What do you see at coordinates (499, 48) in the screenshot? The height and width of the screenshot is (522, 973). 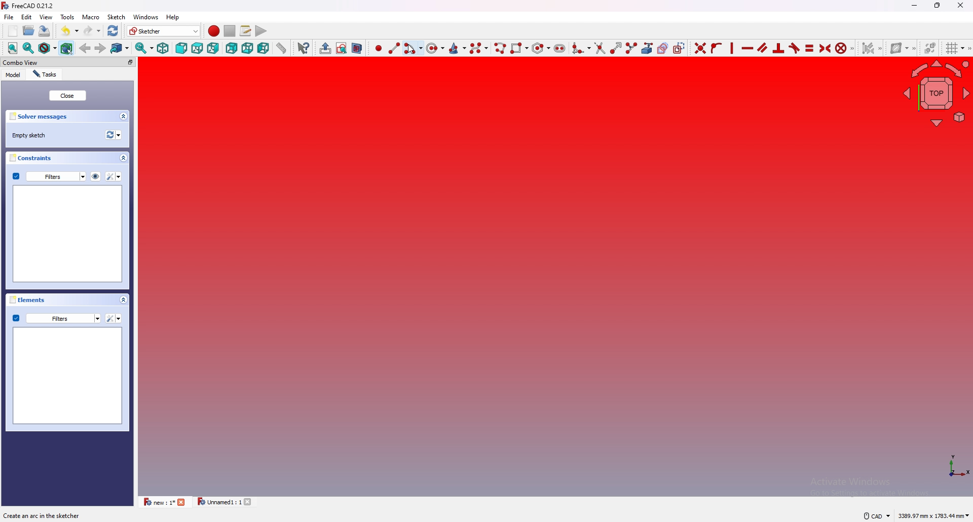 I see `create poly line` at bounding box center [499, 48].